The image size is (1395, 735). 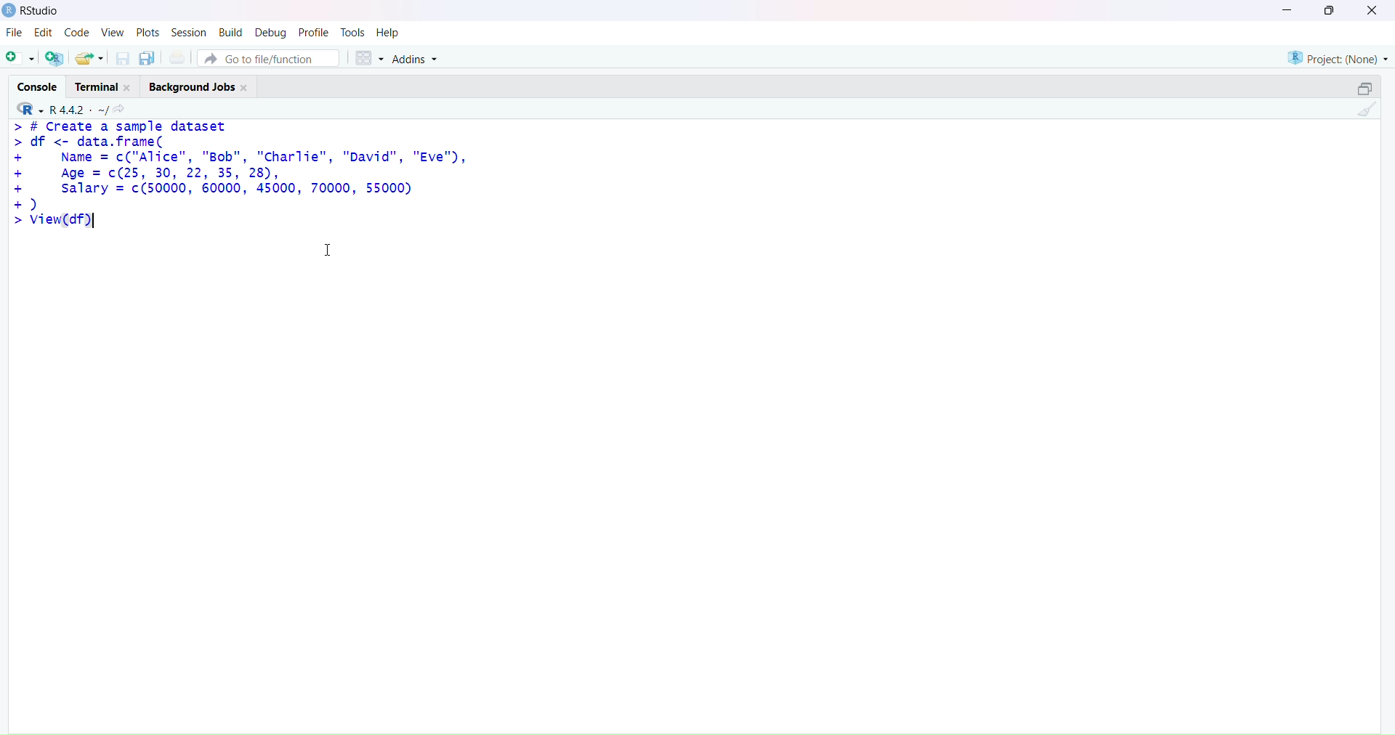 What do you see at coordinates (147, 32) in the screenshot?
I see `plots` at bounding box center [147, 32].